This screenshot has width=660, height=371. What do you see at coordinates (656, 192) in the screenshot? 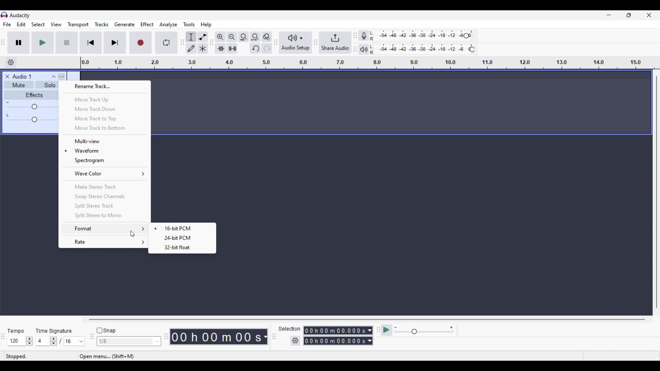
I see `Vertical slide bar` at bounding box center [656, 192].